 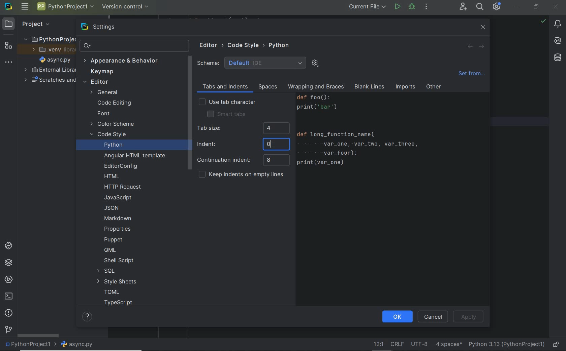 I want to click on keep indents on empty lines, so click(x=241, y=175).